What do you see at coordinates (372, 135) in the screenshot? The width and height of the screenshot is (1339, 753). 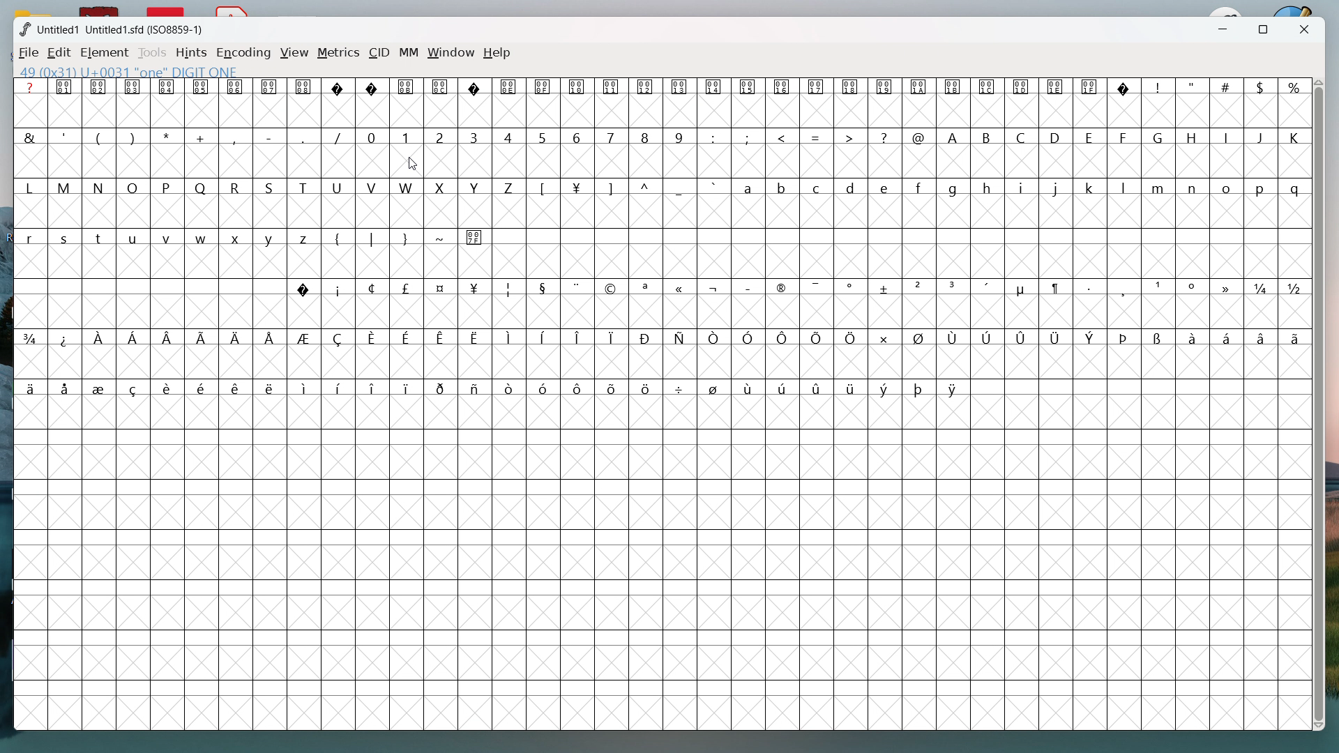 I see `0` at bounding box center [372, 135].